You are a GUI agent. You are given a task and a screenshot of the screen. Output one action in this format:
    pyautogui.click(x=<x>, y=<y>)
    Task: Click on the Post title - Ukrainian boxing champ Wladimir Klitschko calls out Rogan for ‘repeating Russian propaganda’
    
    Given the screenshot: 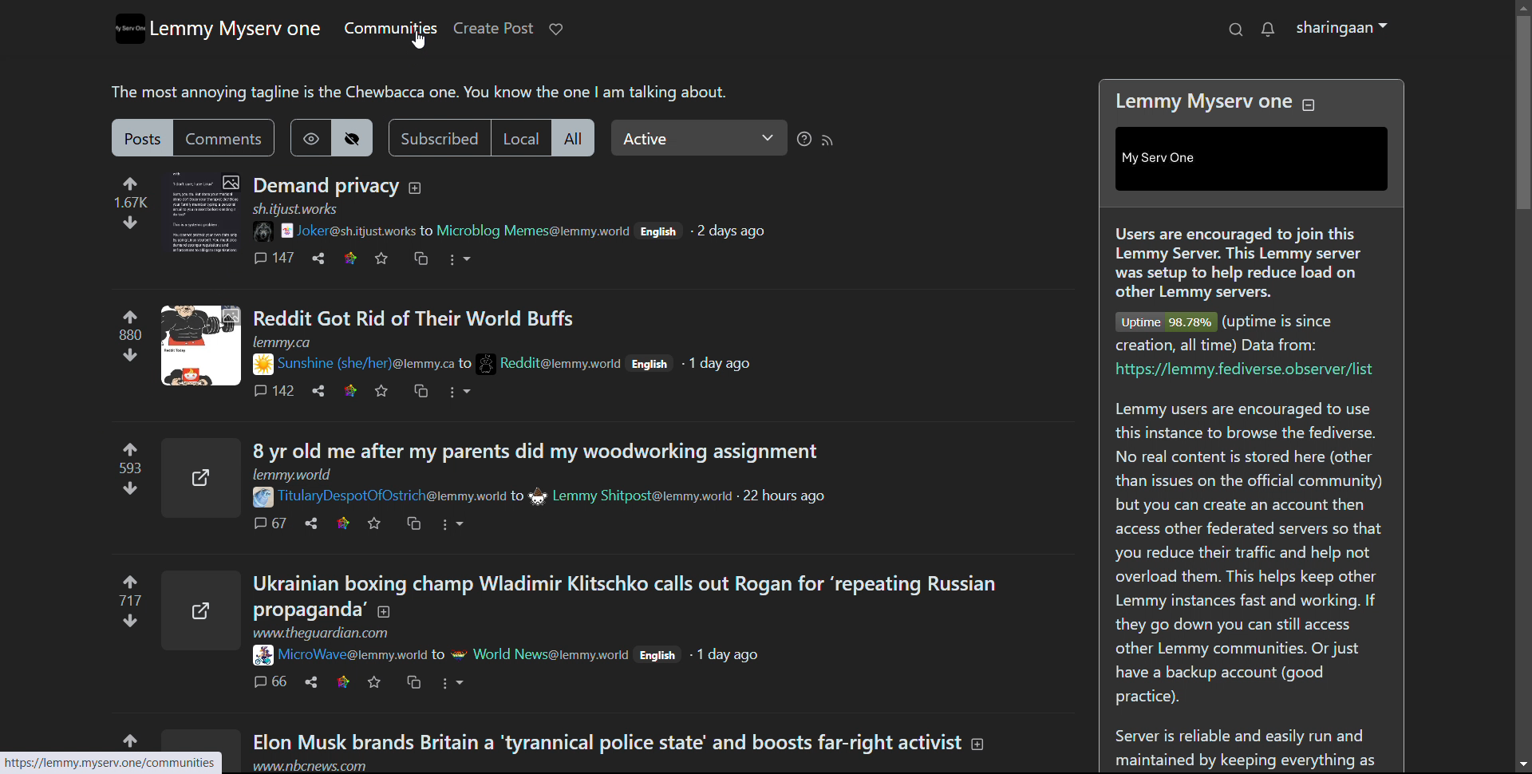 What is the action you would take?
    pyautogui.click(x=626, y=595)
    